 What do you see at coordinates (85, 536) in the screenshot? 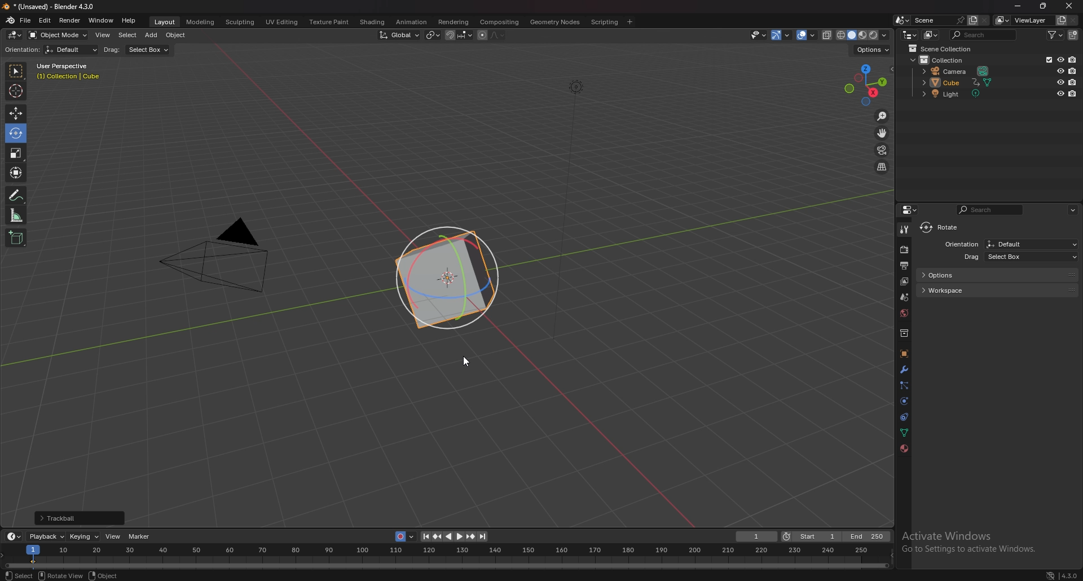
I see `keying` at bounding box center [85, 536].